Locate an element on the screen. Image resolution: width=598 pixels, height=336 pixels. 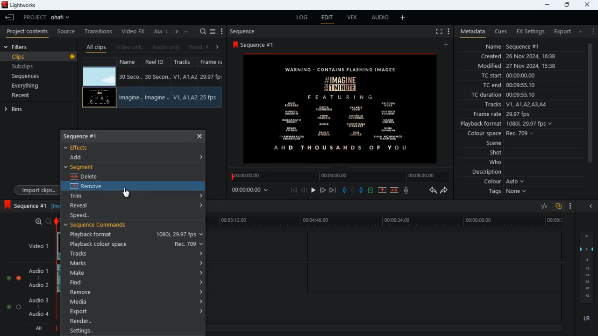
colour is located at coordinates (500, 182).